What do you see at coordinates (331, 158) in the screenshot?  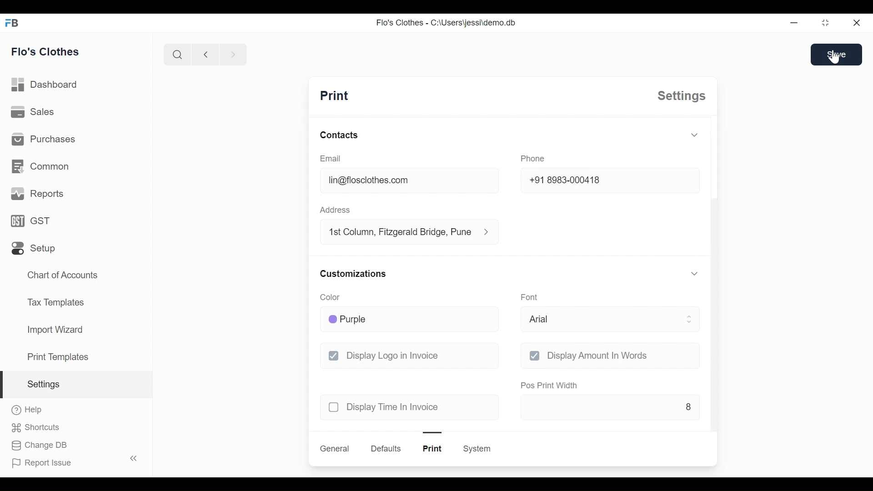 I see `email` at bounding box center [331, 158].